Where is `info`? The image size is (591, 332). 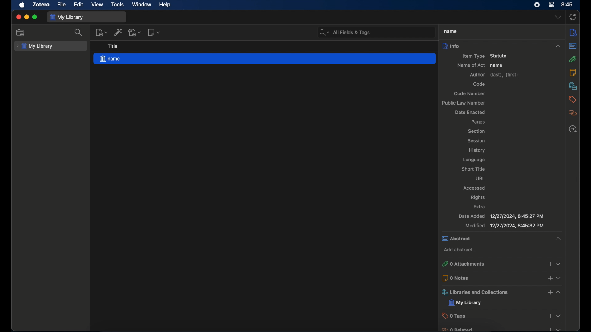
info is located at coordinates (489, 46).